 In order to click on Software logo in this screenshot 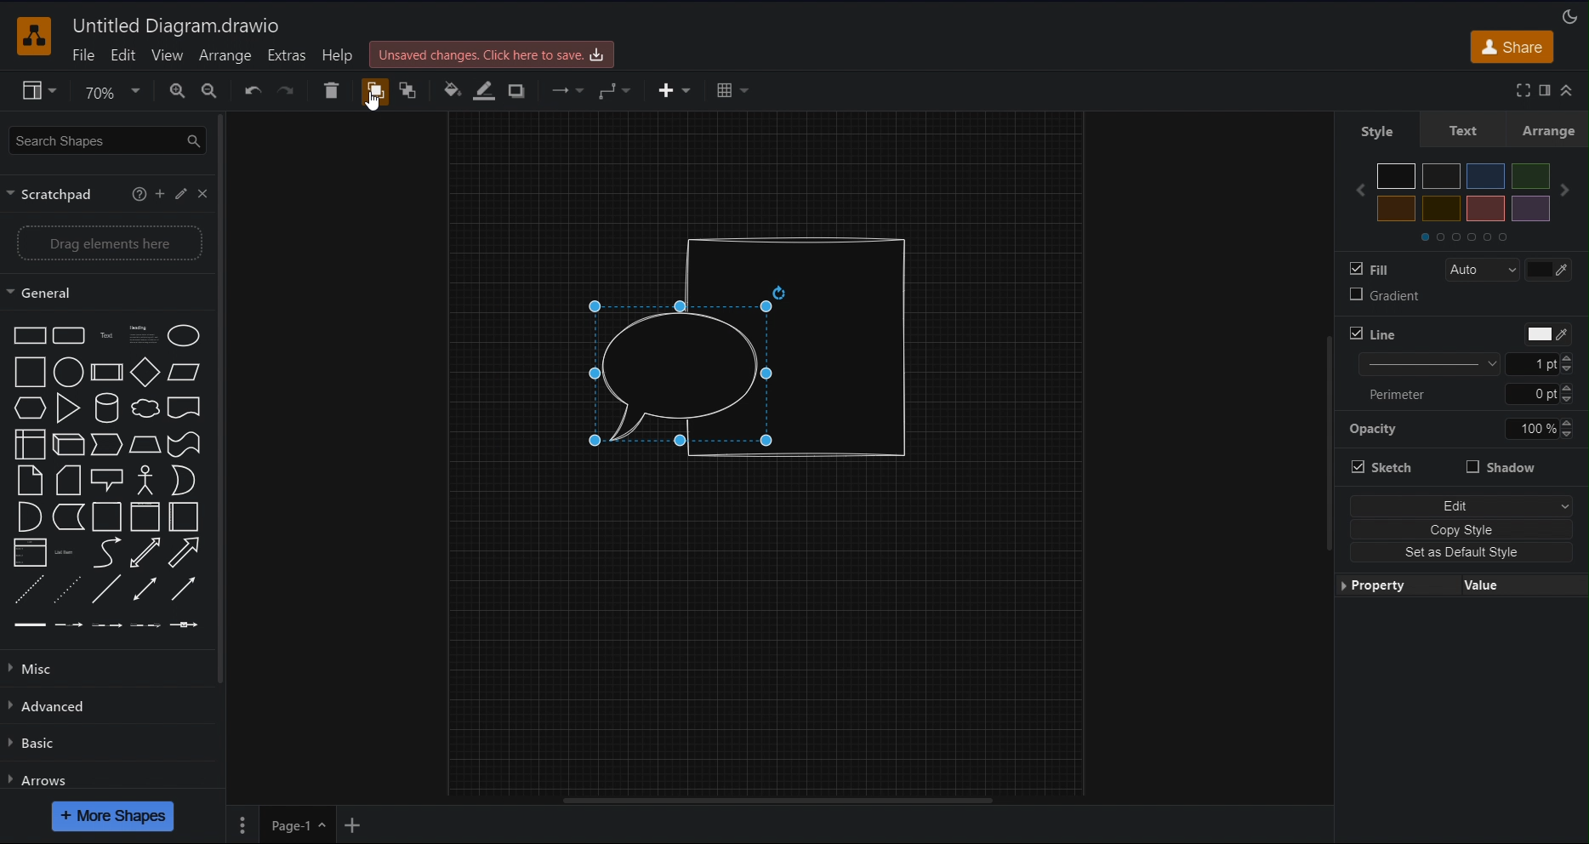, I will do `click(34, 37)`.